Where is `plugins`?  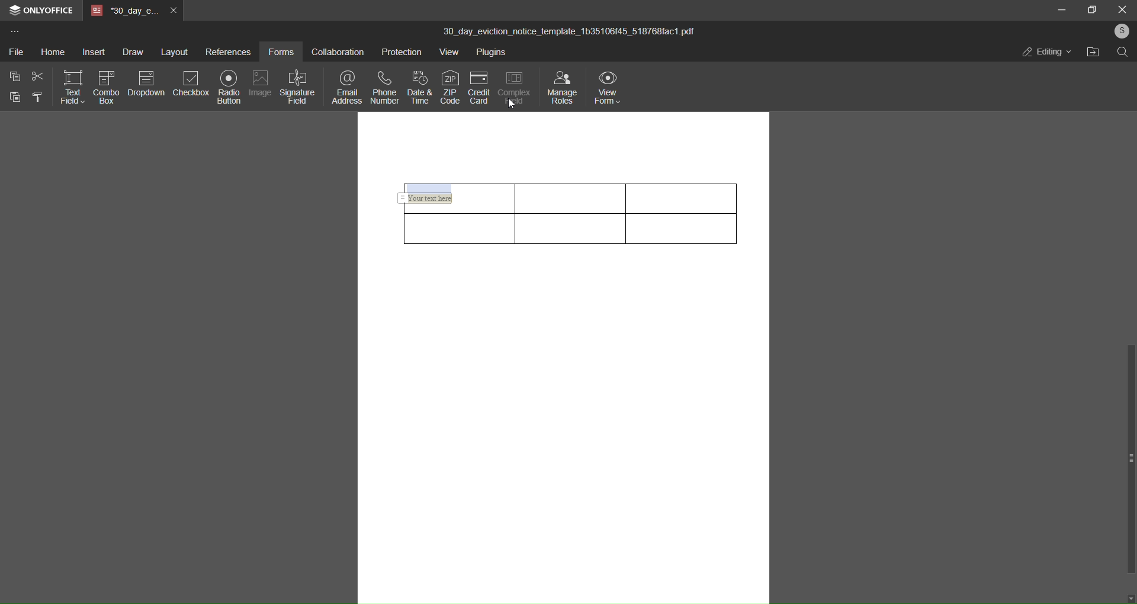 plugins is located at coordinates (493, 53).